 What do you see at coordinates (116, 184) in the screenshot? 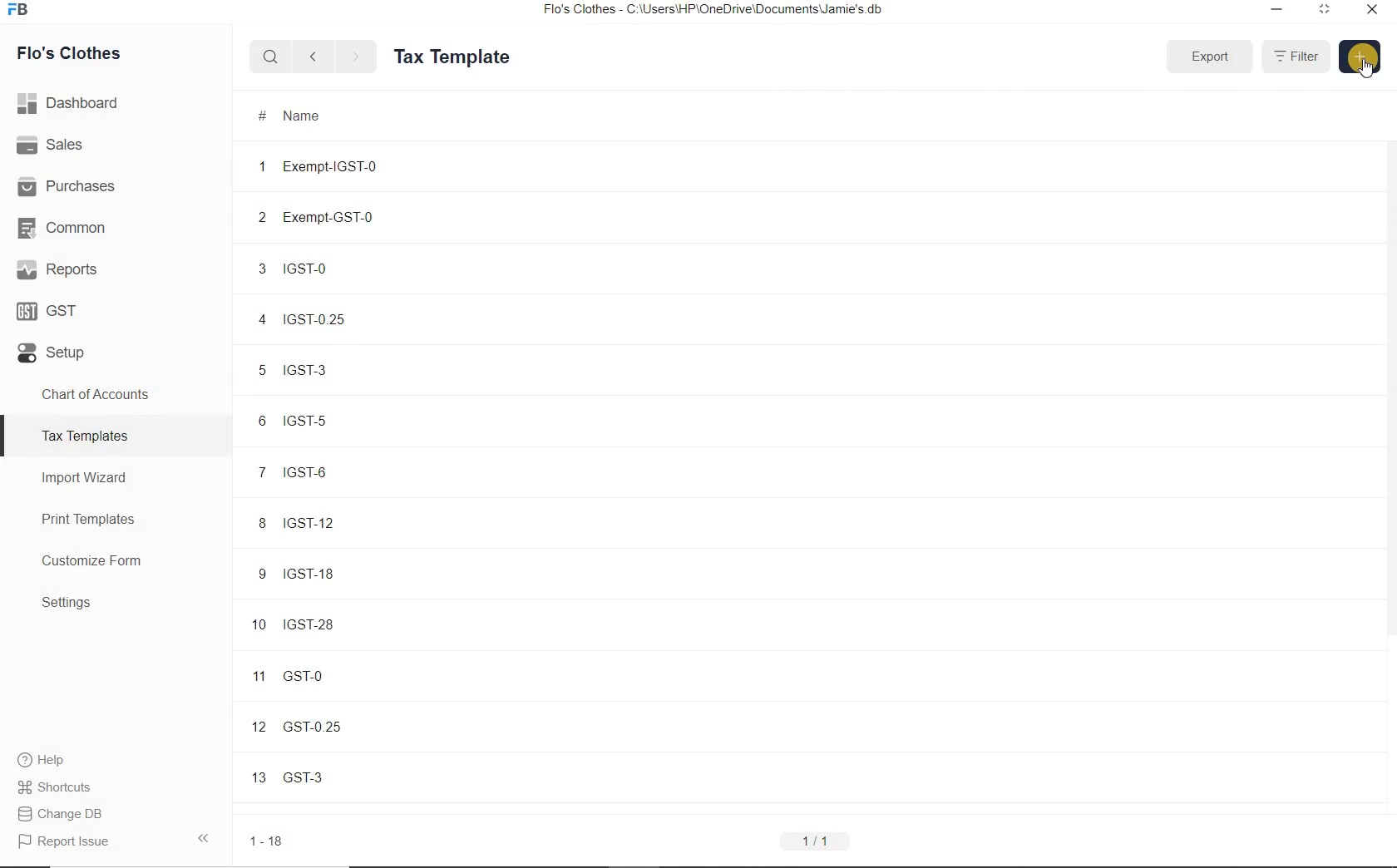
I see `Purchases` at bounding box center [116, 184].